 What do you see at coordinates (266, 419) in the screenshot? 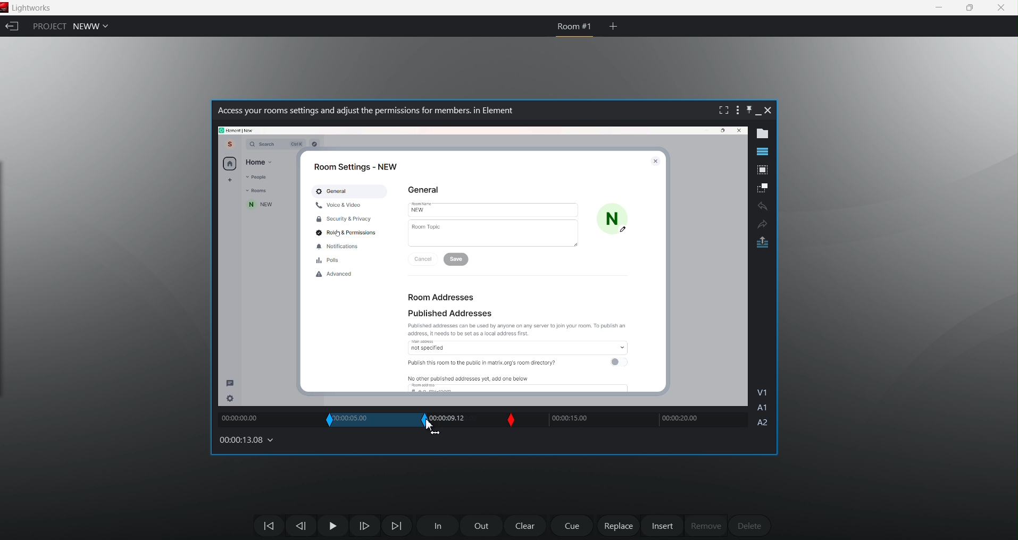
I see `track` at bounding box center [266, 419].